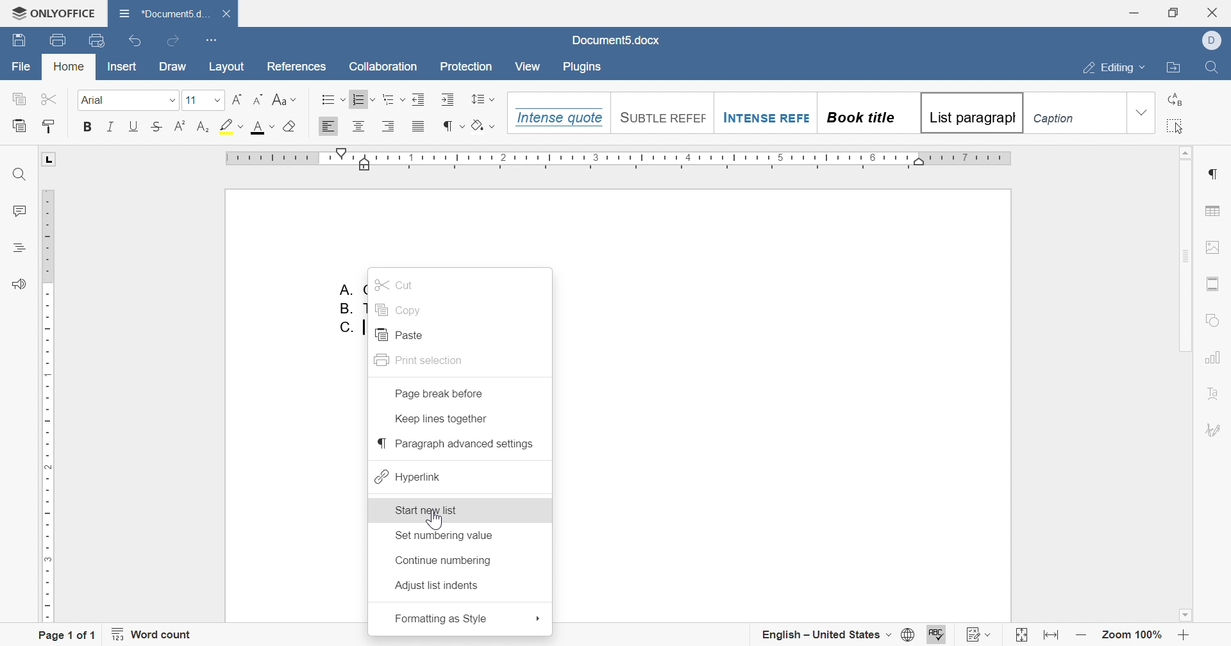 Image resolution: width=1231 pixels, height=646 pixels. What do you see at coordinates (20, 209) in the screenshot?
I see `comments` at bounding box center [20, 209].